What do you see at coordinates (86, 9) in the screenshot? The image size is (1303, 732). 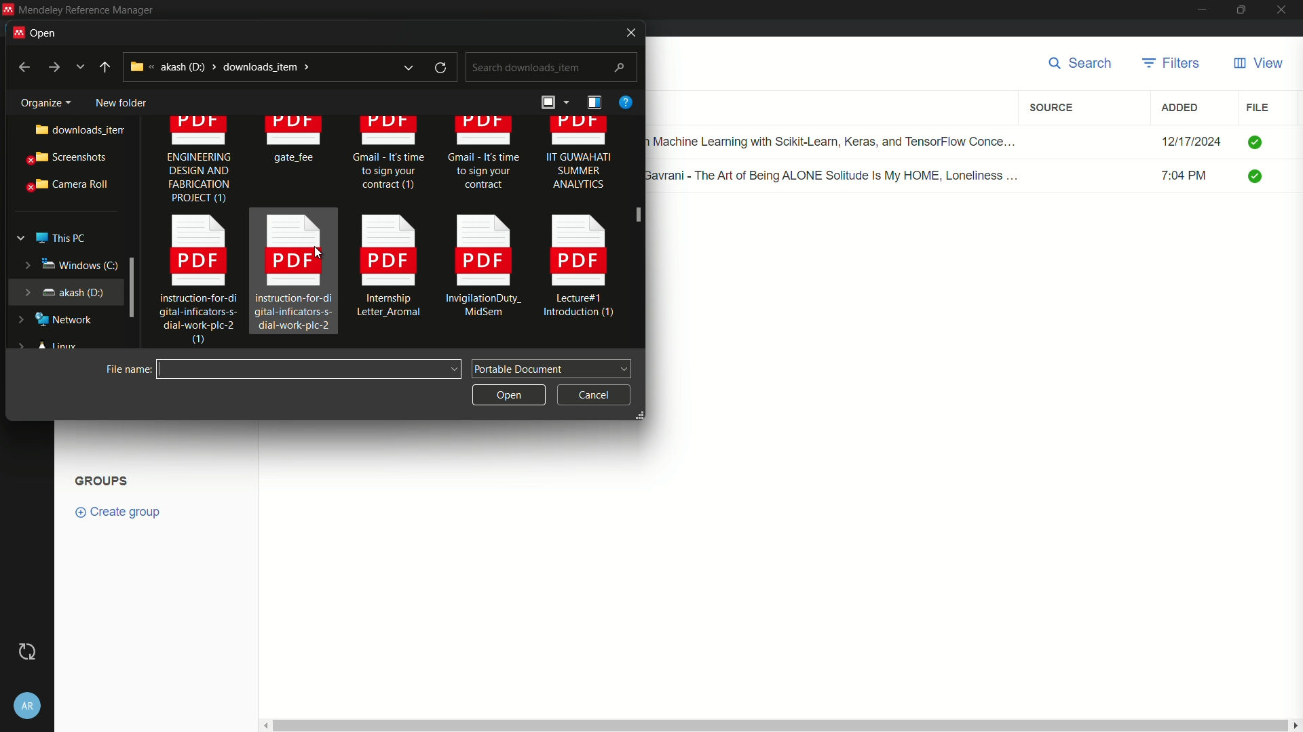 I see `Mendeley Reference Manager` at bounding box center [86, 9].